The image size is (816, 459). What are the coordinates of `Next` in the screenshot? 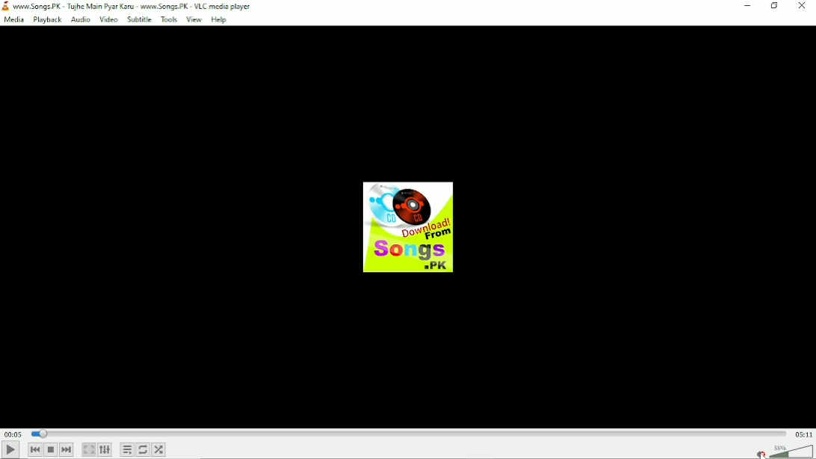 It's located at (68, 449).